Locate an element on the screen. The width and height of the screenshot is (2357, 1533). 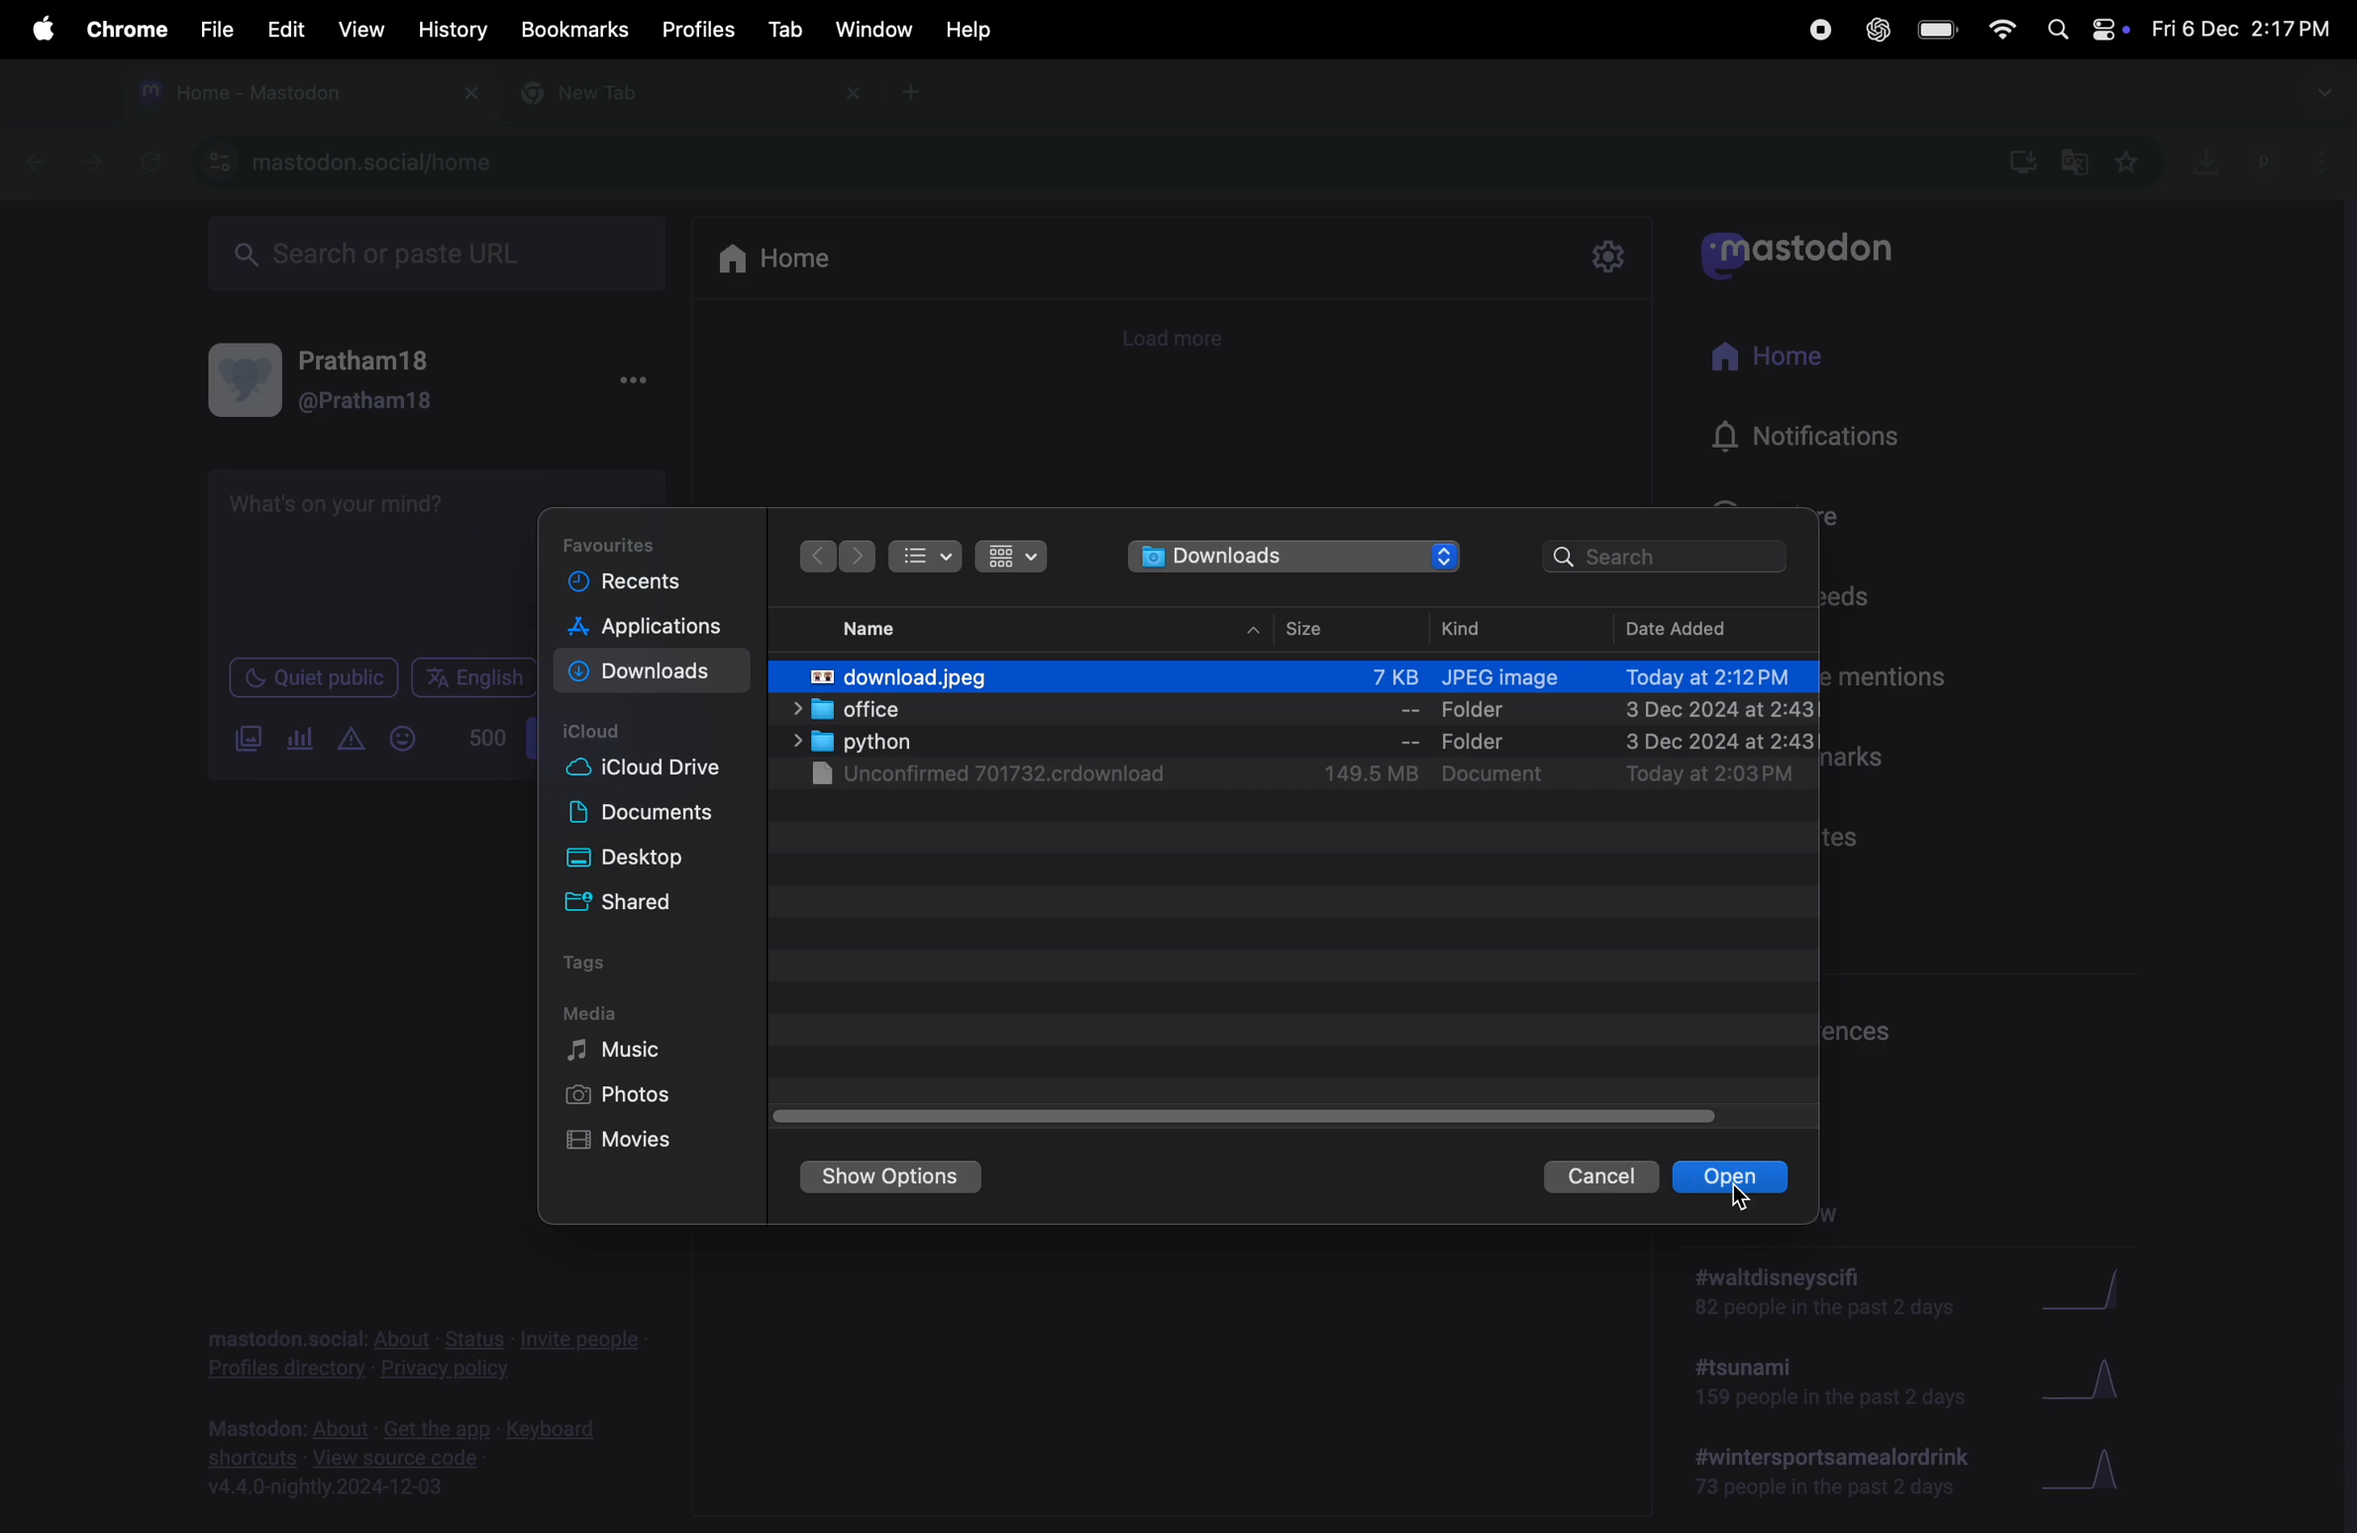
profiles is located at coordinates (697, 30).